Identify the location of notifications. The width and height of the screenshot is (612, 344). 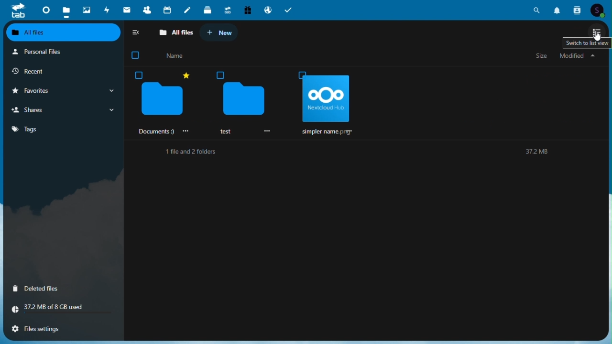
(558, 11).